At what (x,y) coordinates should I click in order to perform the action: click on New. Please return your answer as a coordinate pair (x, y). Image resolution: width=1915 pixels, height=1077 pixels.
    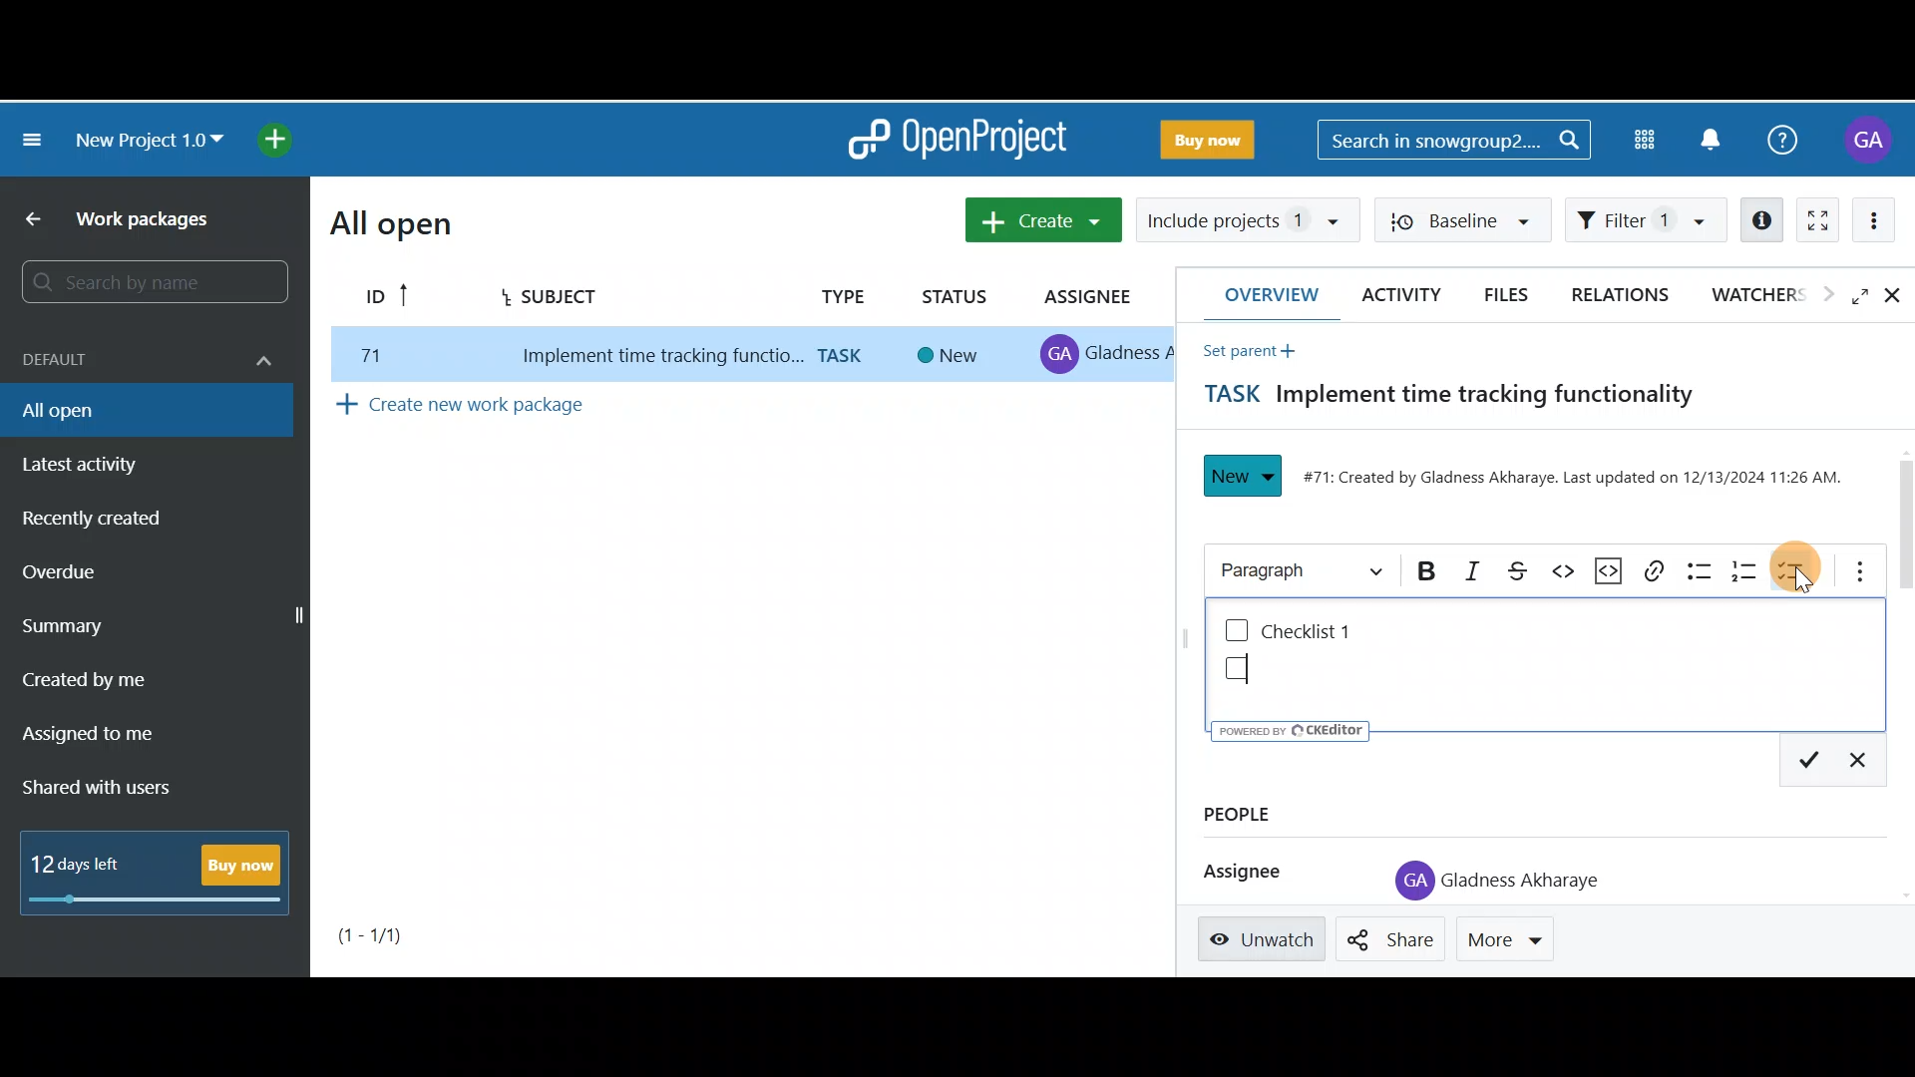
    Looking at the image, I should click on (1244, 476).